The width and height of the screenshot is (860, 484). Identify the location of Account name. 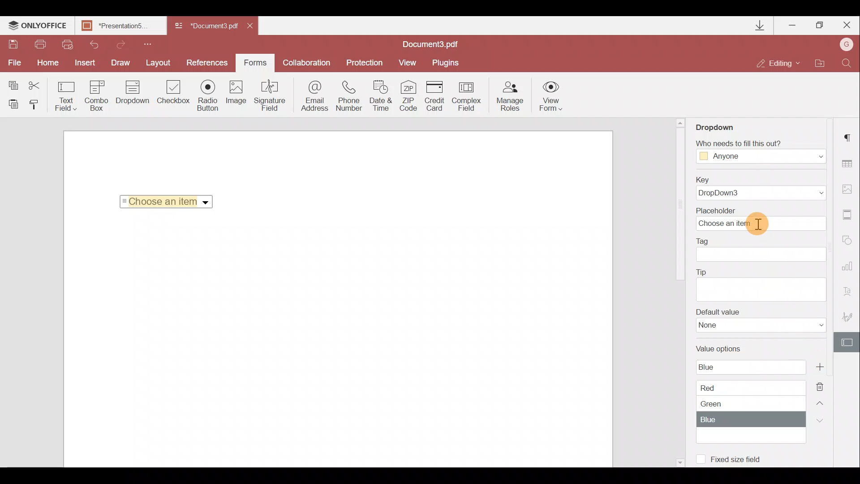
(847, 43).